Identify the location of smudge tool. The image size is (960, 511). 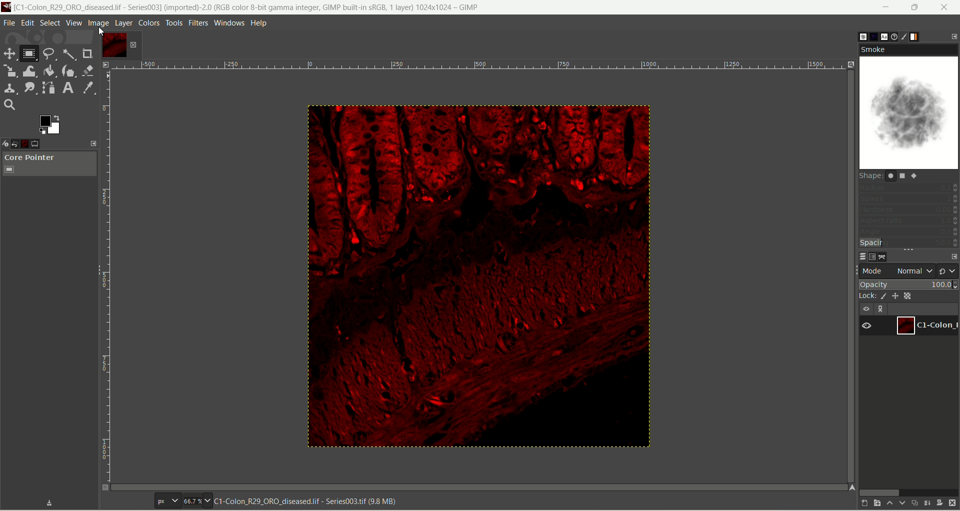
(30, 87).